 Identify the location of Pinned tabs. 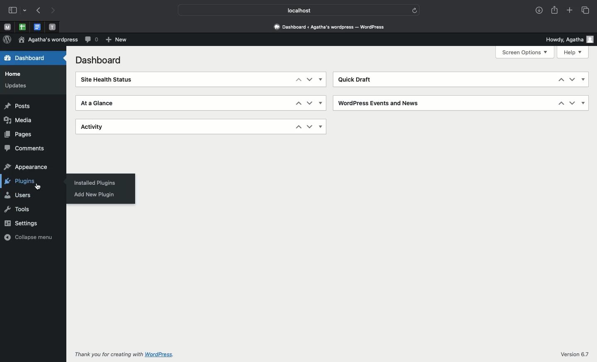
(38, 27).